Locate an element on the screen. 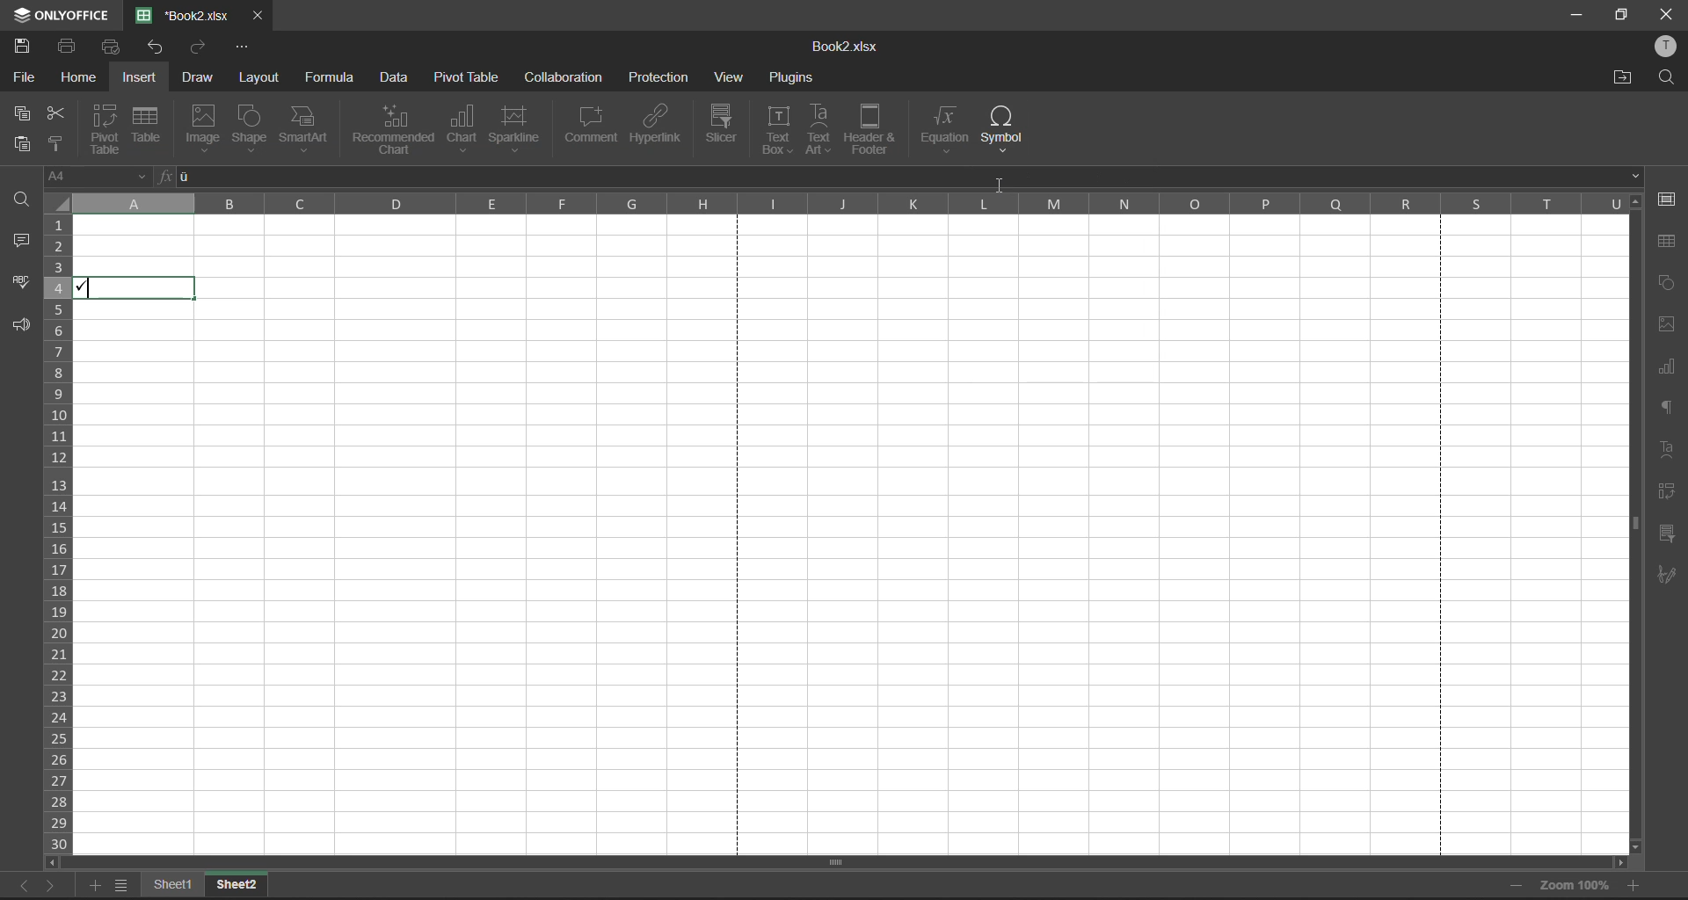 The image size is (1688, 900). draw is located at coordinates (199, 80).